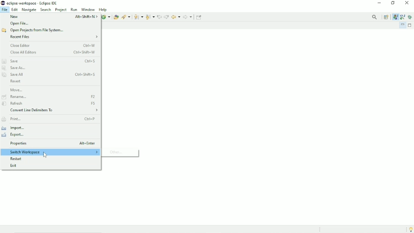 Image resolution: width=414 pixels, height=233 pixels. What do you see at coordinates (51, 104) in the screenshot?
I see `Refresh` at bounding box center [51, 104].